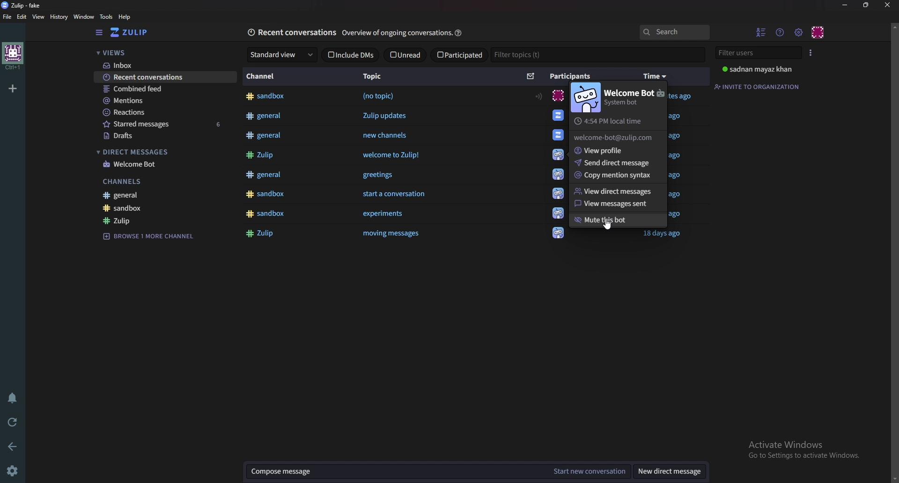 This screenshot has height=483, width=899. I want to click on icon, so click(560, 215).